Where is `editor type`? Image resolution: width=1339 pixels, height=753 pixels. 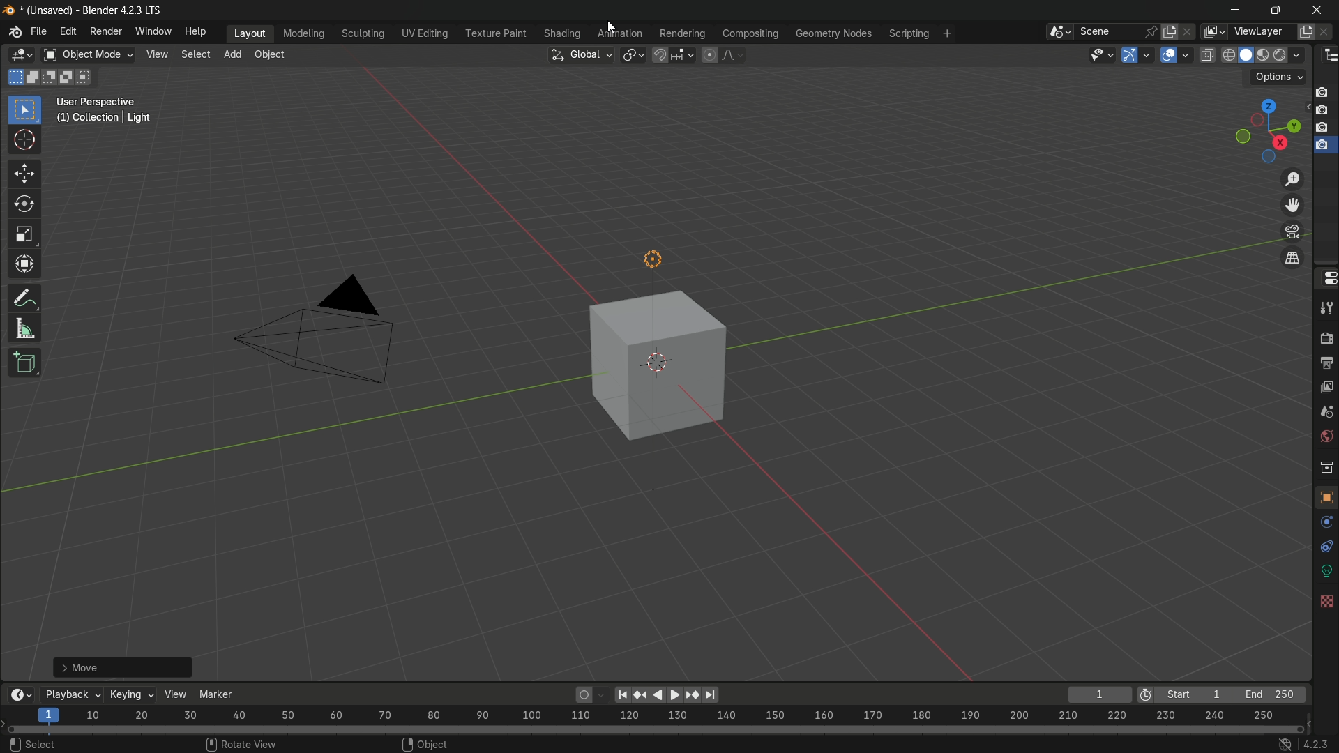 editor type is located at coordinates (22, 54).